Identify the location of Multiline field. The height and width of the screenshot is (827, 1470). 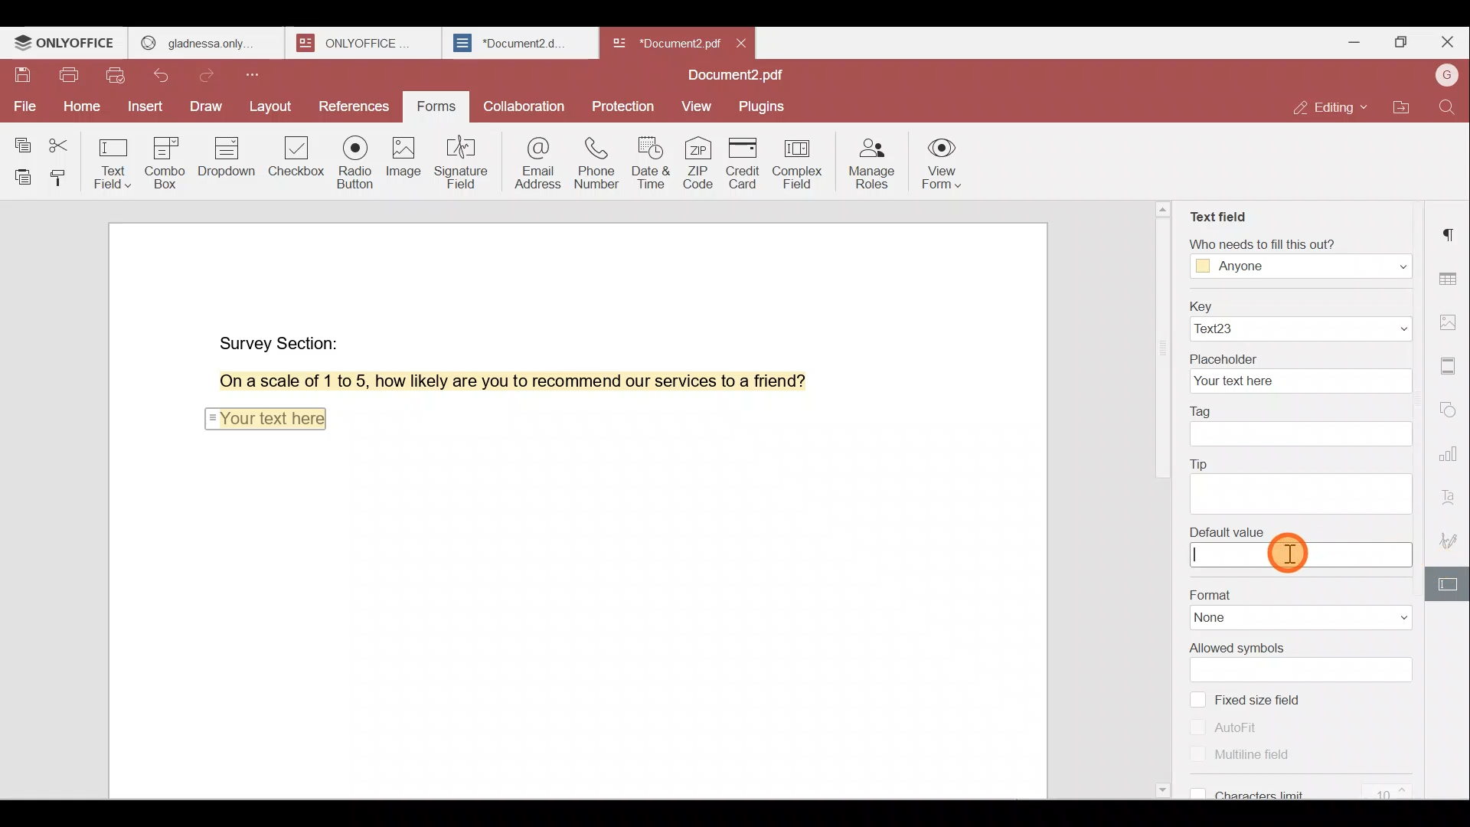
(1235, 753).